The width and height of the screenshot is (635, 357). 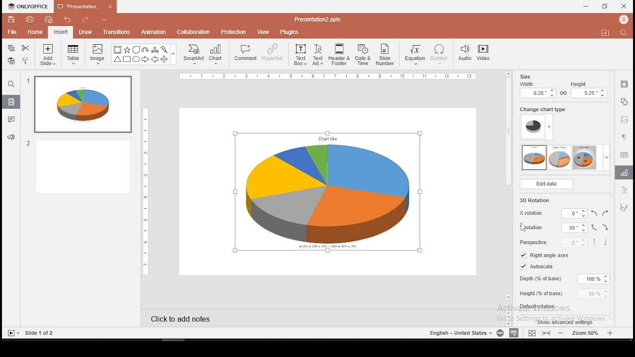 I want to click on more, so click(x=606, y=157).